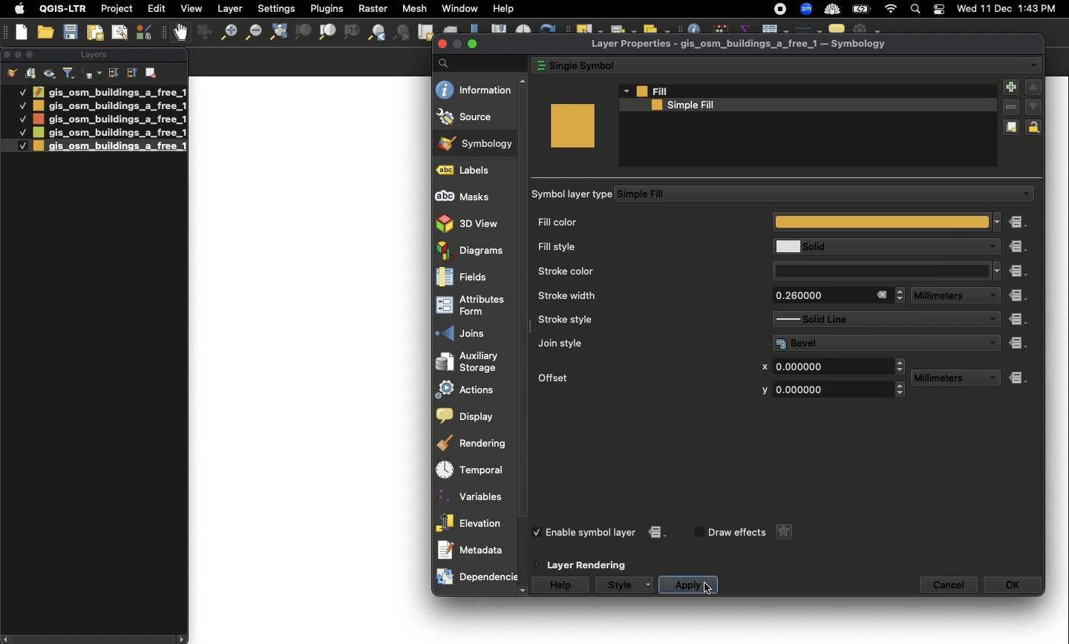  What do you see at coordinates (225, 34) in the screenshot?
I see `Zoom out` at bounding box center [225, 34].